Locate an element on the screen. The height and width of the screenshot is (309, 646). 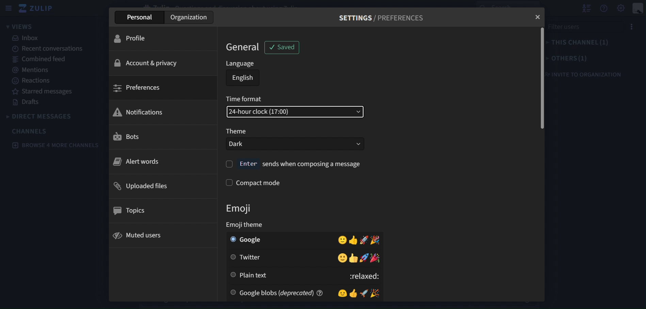
enter sends when composing a message is located at coordinates (302, 163).